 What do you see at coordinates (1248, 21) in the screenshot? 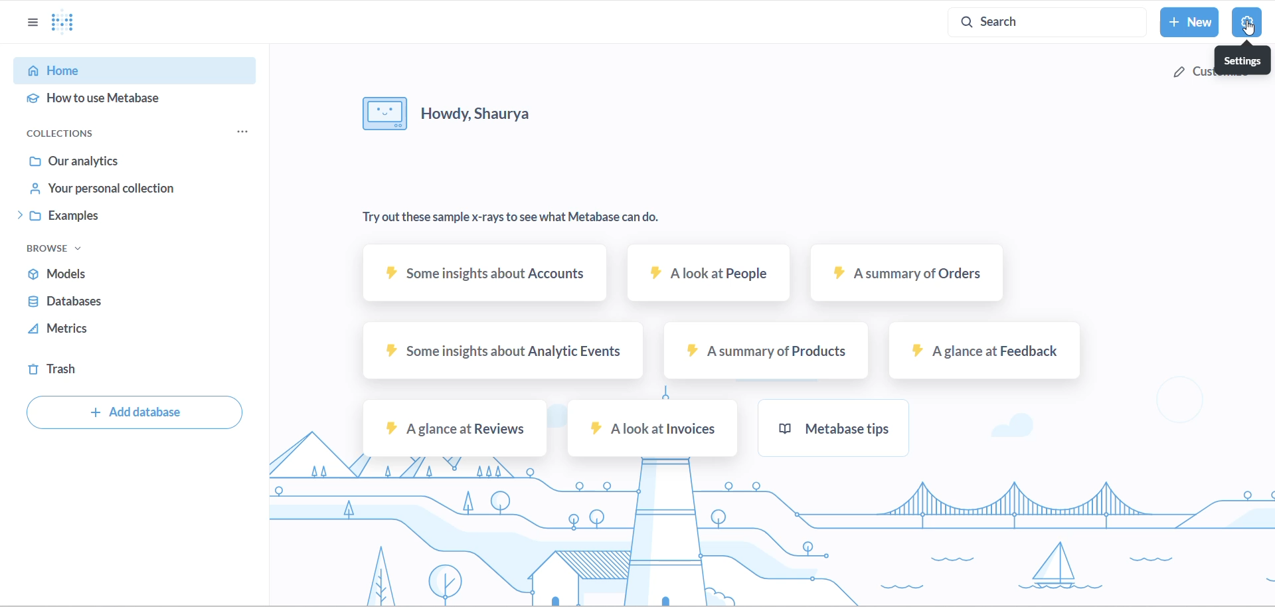
I see `settings` at bounding box center [1248, 21].